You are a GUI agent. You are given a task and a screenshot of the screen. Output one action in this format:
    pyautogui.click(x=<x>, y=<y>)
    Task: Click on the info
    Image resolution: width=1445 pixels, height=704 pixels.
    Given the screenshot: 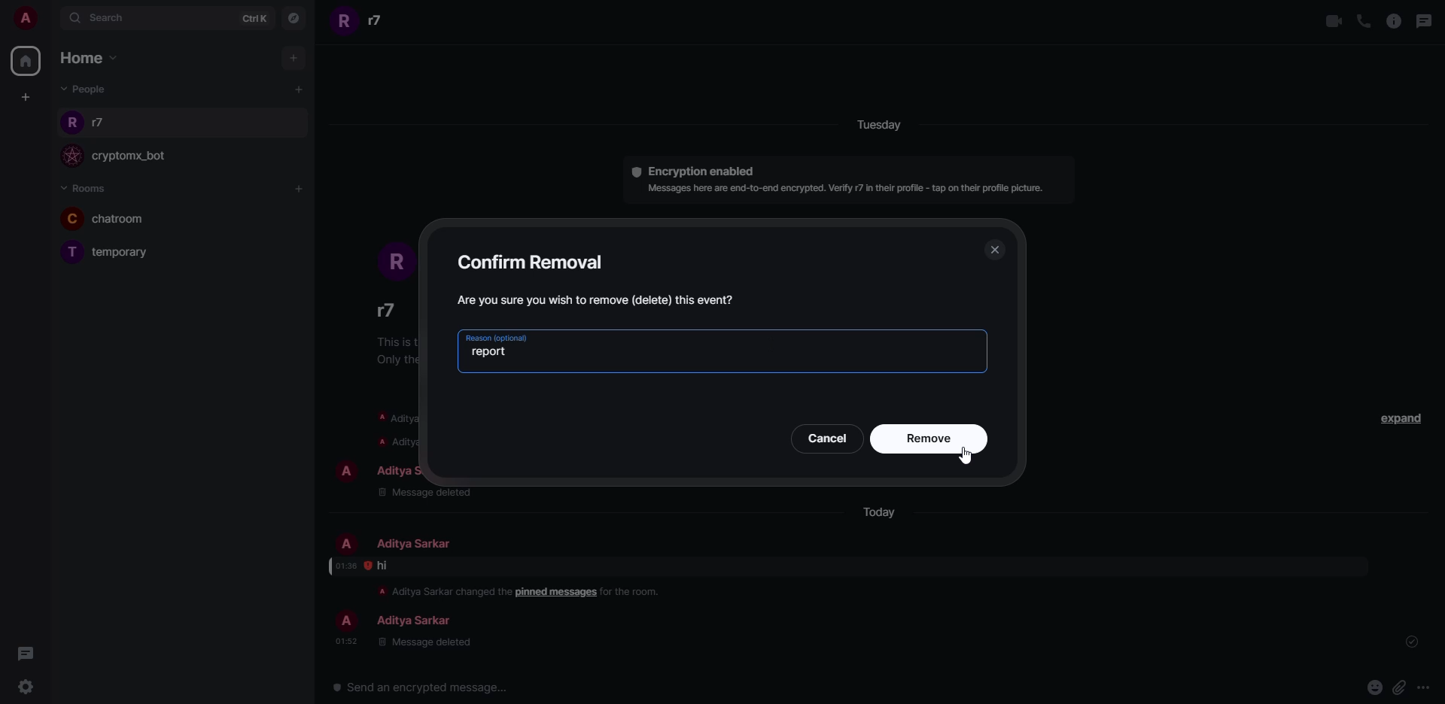 What is the action you would take?
    pyautogui.click(x=847, y=189)
    